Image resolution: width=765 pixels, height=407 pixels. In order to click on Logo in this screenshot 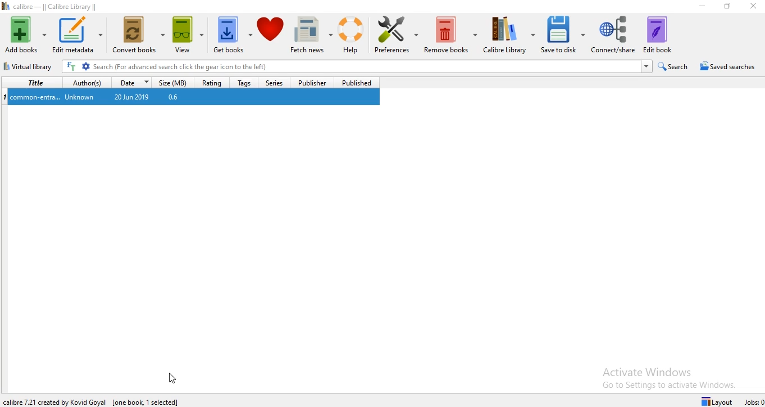, I will do `click(5, 7)`.